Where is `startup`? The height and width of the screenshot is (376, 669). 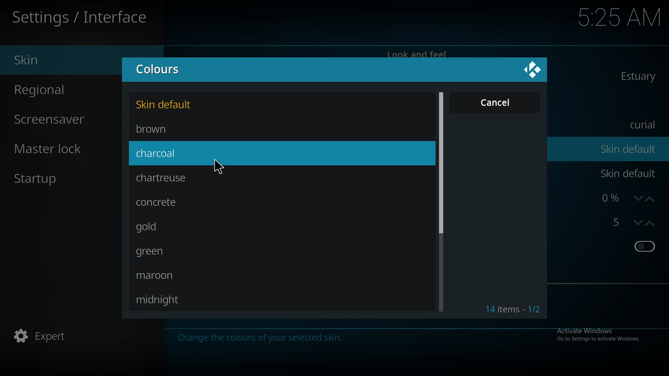
startup is located at coordinates (51, 181).